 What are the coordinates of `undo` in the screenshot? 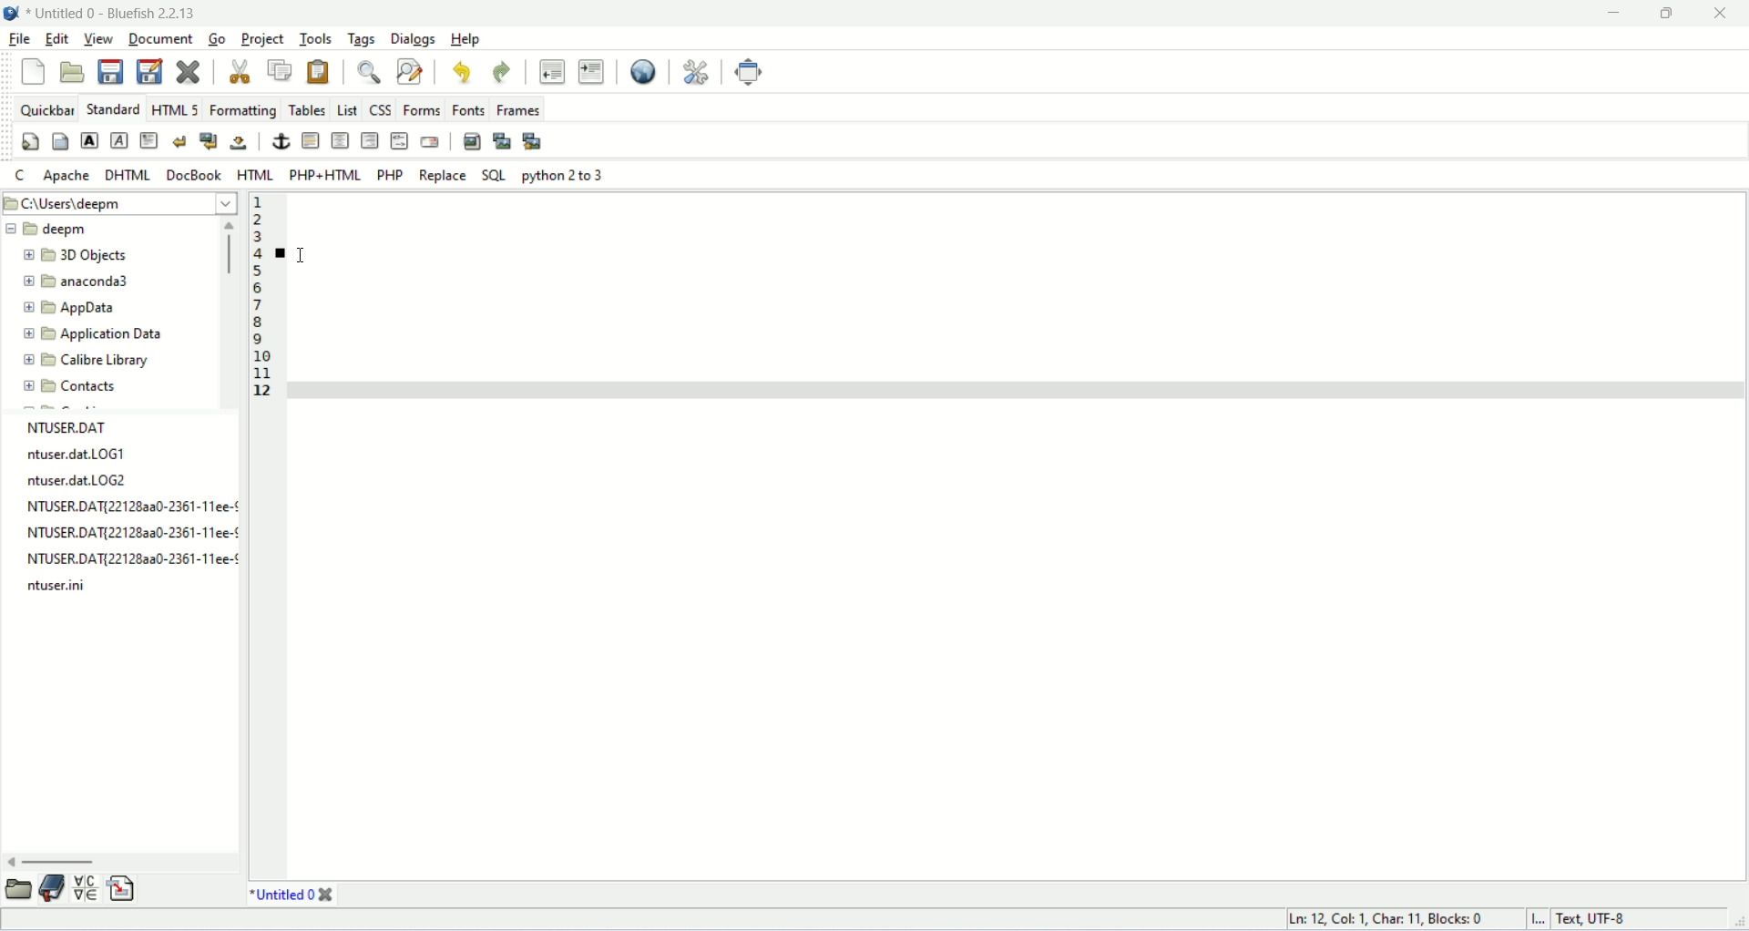 It's located at (460, 74).